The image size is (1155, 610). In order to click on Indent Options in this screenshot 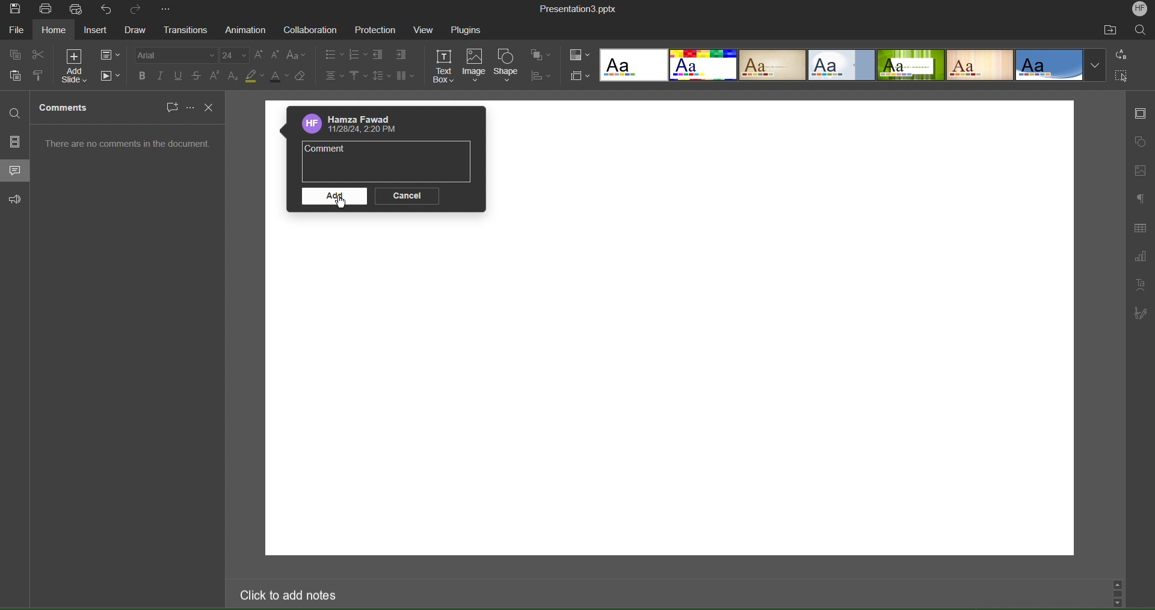, I will do `click(401, 55)`.